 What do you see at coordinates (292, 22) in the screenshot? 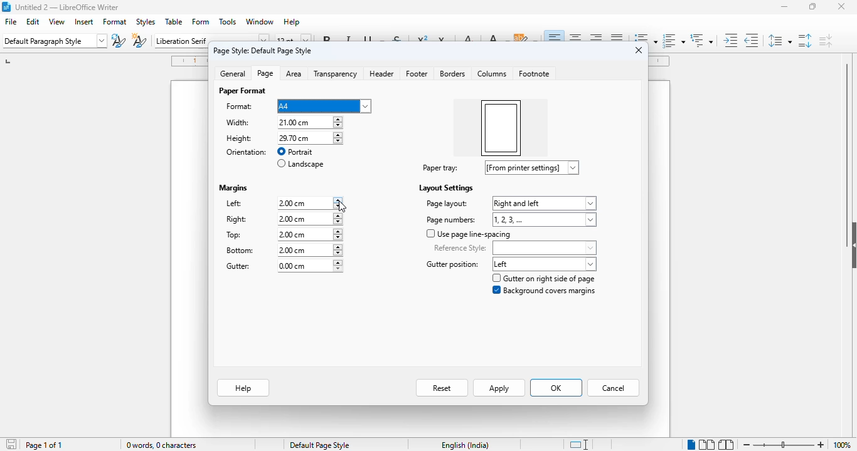
I see `help` at bounding box center [292, 22].